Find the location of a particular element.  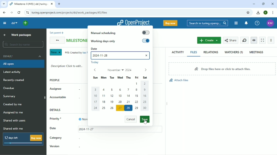

- is located at coordinates (79, 138).